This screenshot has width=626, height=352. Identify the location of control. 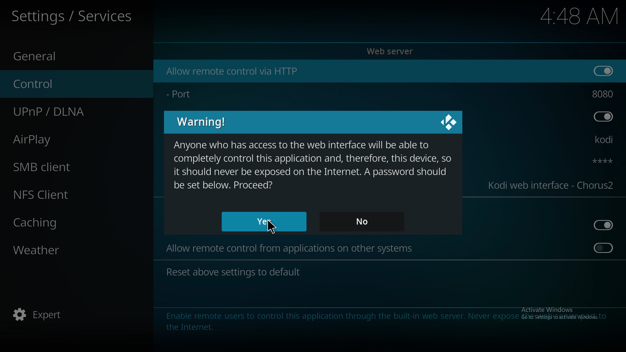
(48, 83).